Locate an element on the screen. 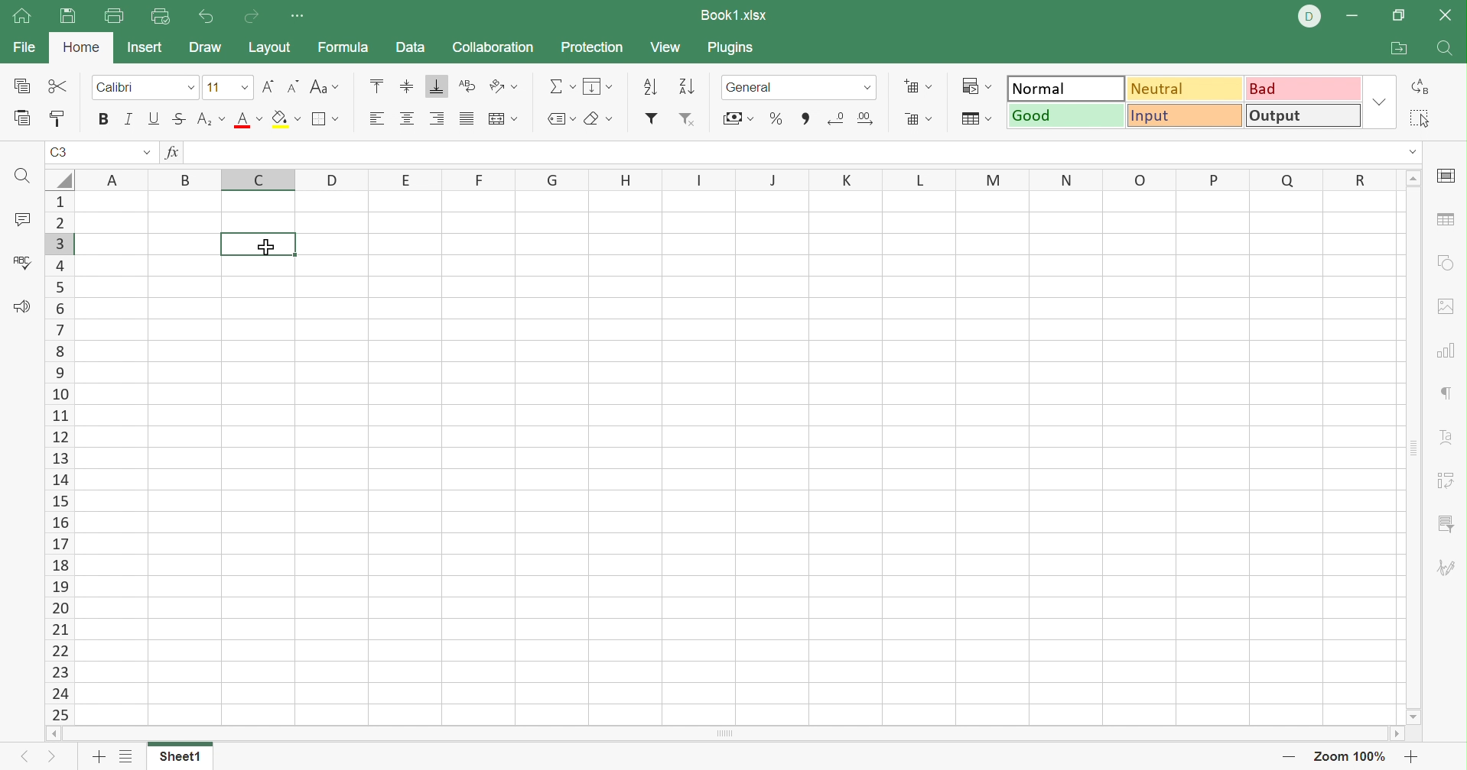 This screenshot has height=770, width=1467. Remove filter is located at coordinates (689, 118).